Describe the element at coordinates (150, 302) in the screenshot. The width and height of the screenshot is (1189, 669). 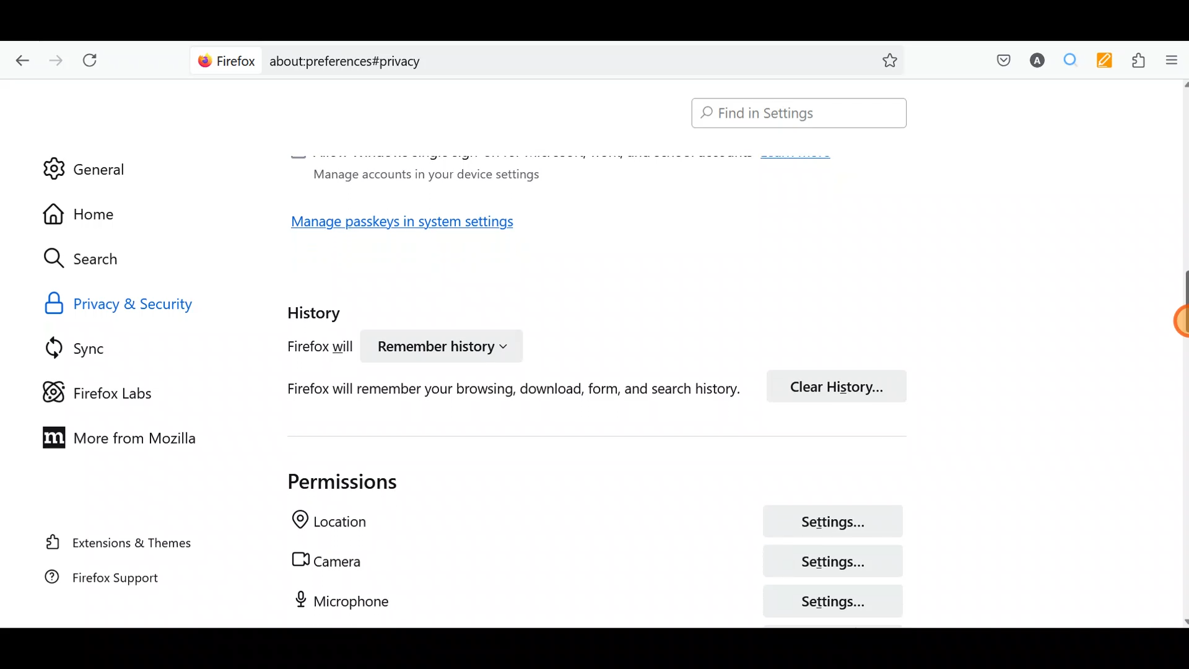
I see `Privacy & security` at that location.